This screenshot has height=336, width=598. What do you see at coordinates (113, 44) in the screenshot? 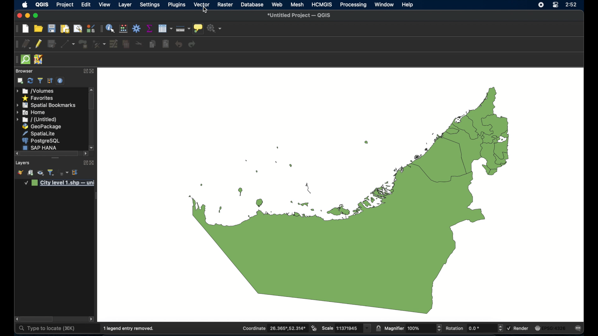
I see `modify attributes` at bounding box center [113, 44].